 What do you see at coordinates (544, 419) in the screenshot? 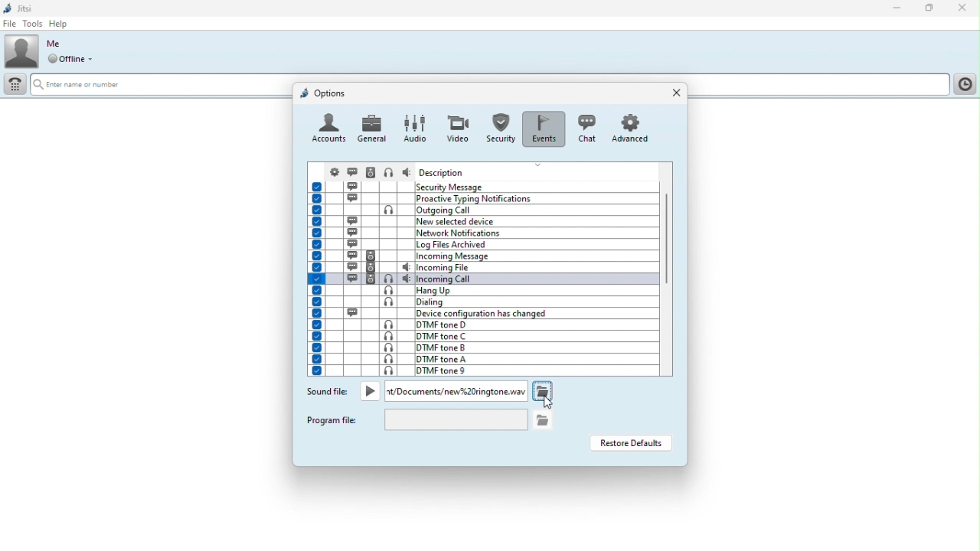
I see `open folder` at bounding box center [544, 419].